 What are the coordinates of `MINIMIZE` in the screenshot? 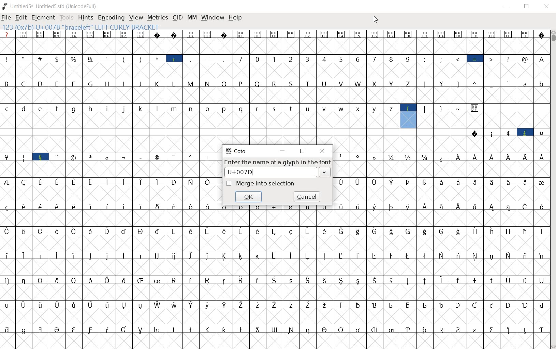 It's located at (508, 6).